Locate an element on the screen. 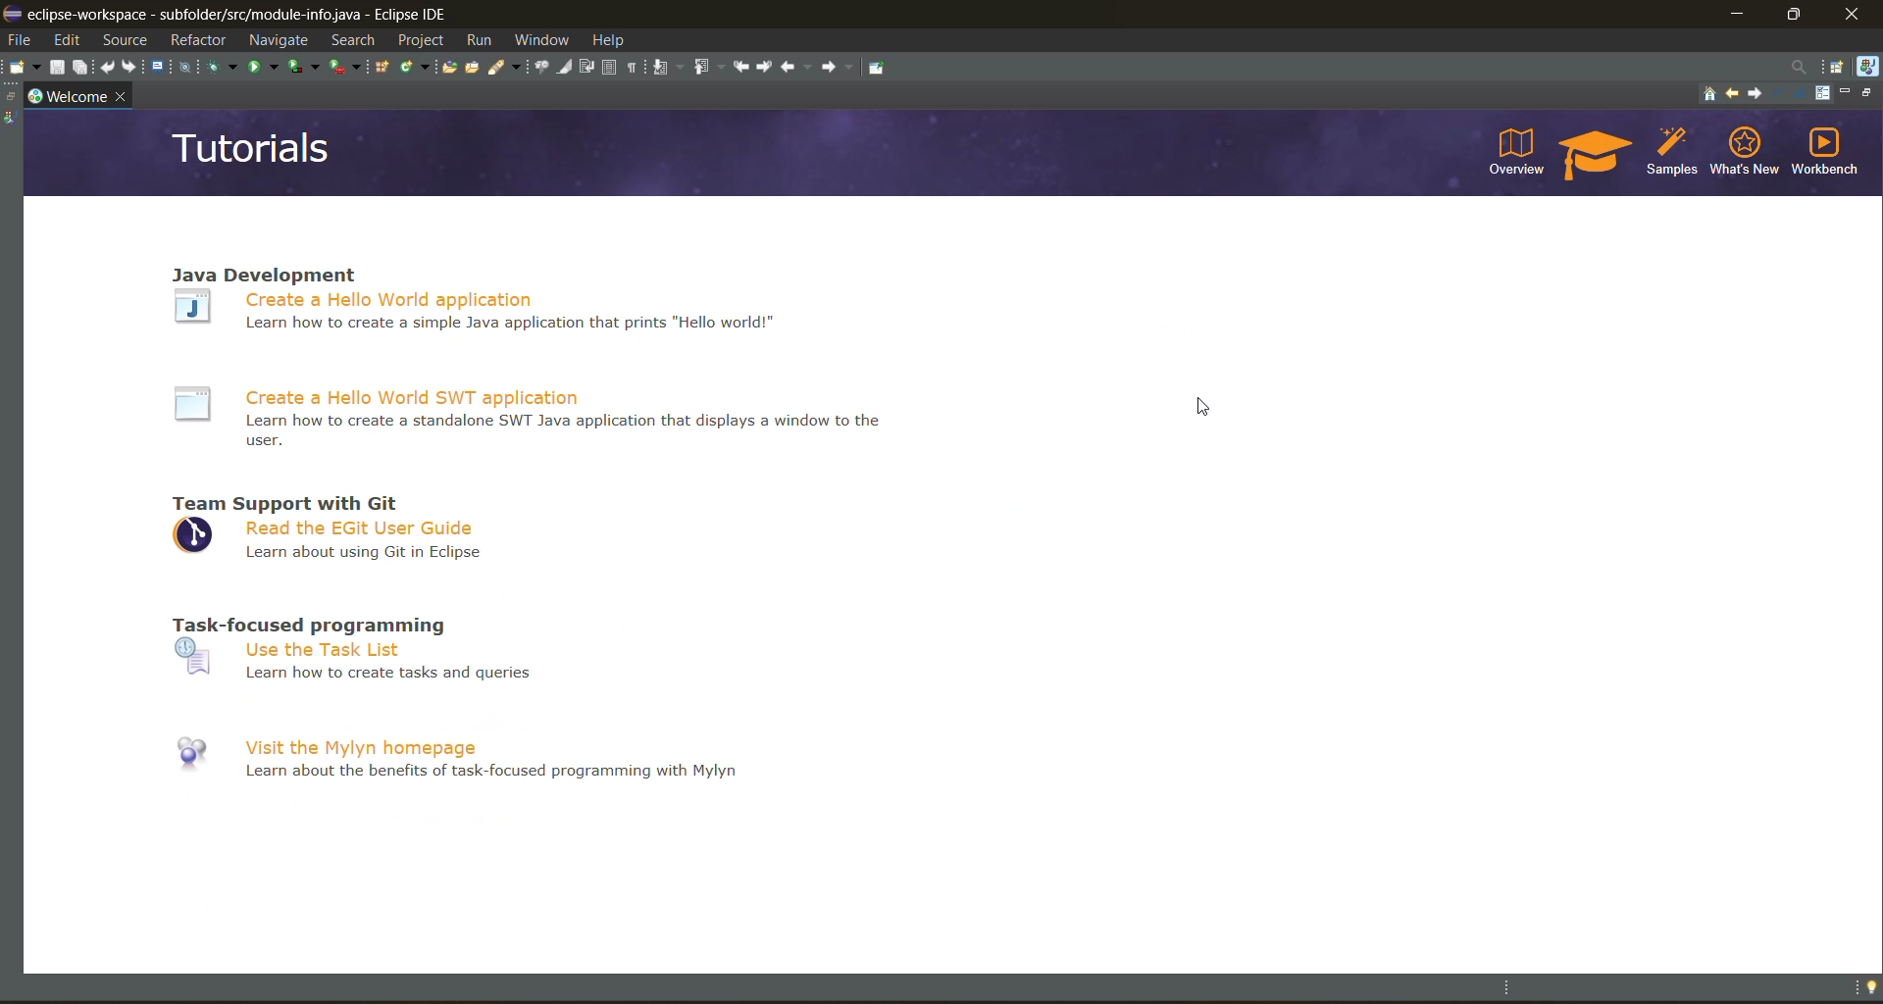 This screenshot has height=1004, width=1883. workbench is located at coordinates (1823, 151).